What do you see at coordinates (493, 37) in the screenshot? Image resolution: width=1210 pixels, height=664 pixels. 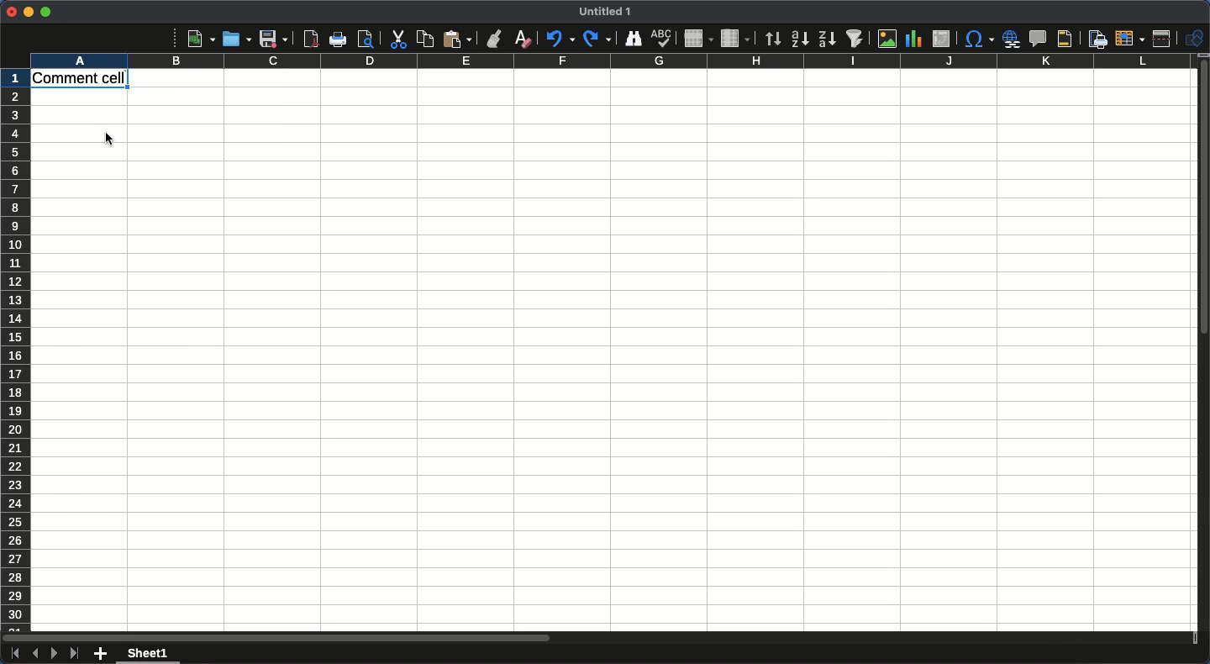 I see `Clone formatting` at bounding box center [493, 37].